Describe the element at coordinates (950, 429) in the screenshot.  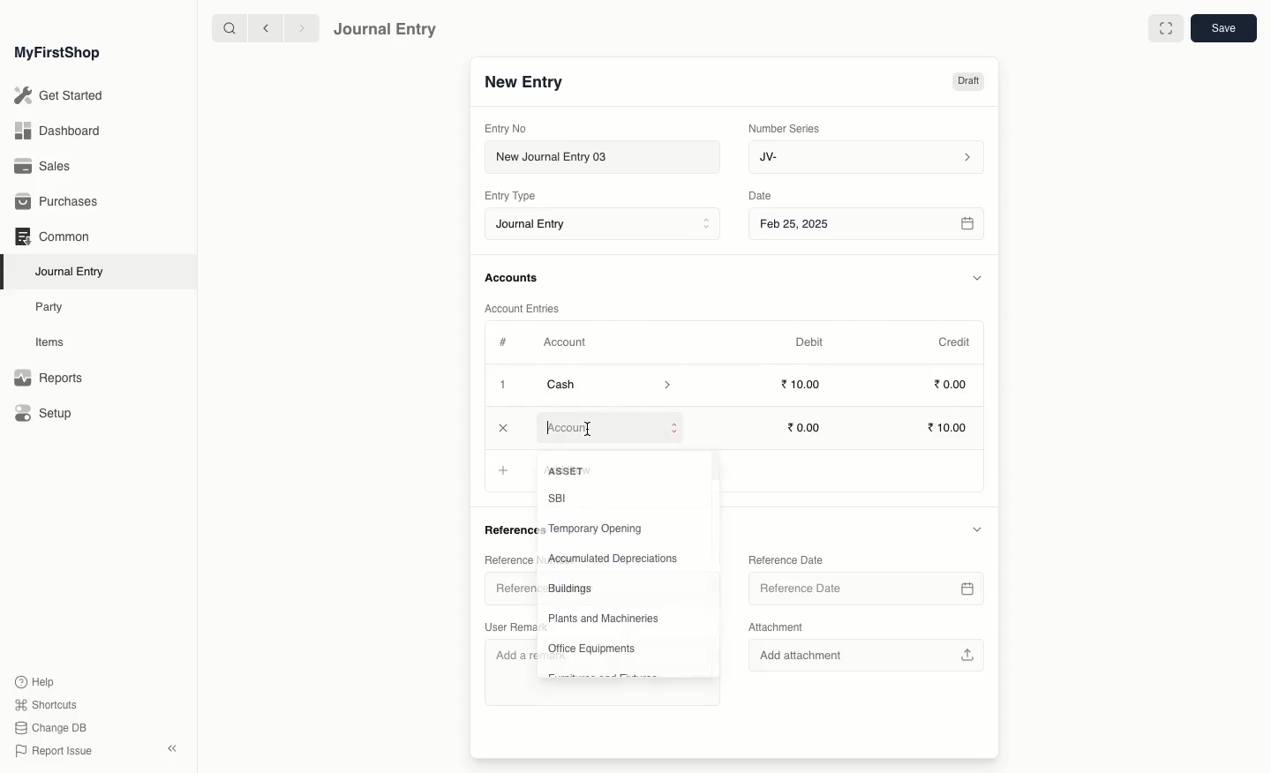
I see `10.00` at that location.